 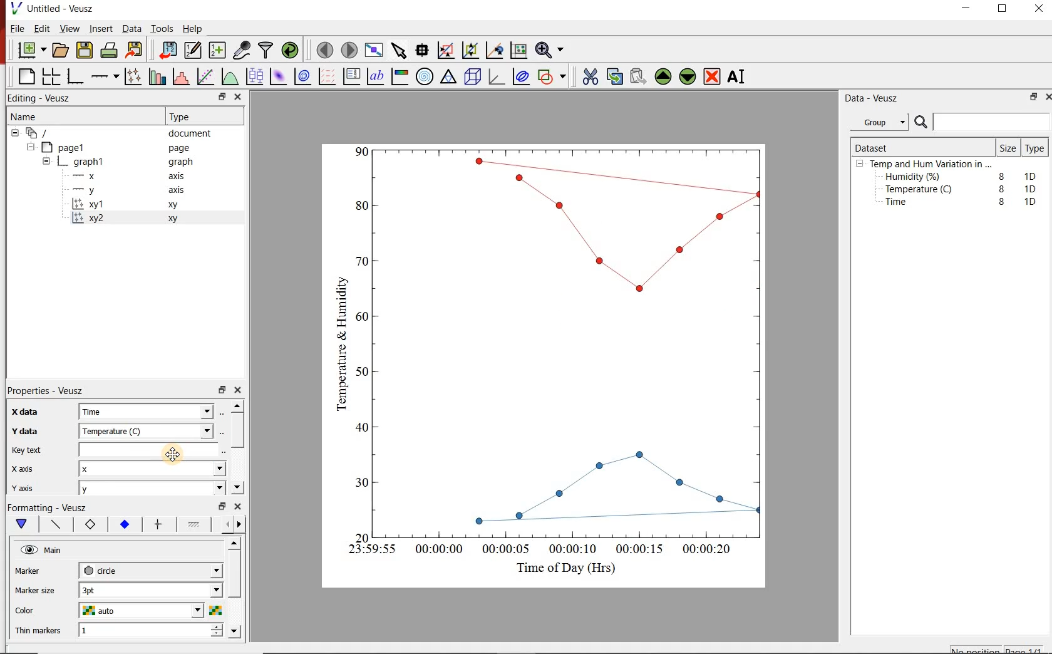 I want to click on move to the next page, so click(x=349, y=49).